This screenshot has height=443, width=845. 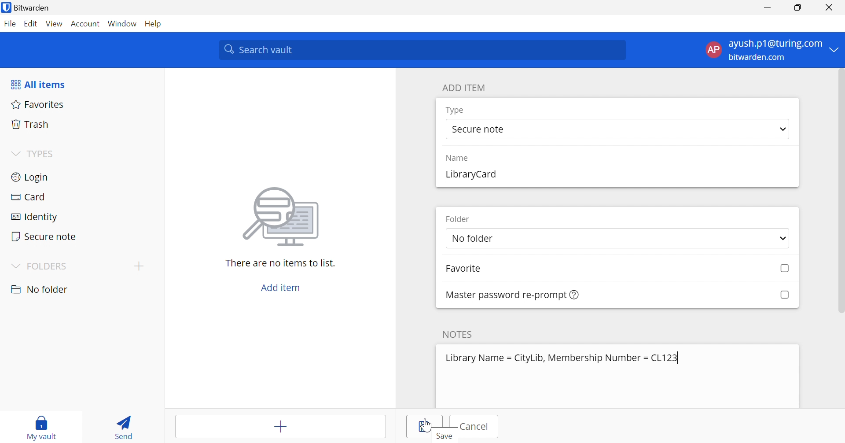 I want to click on ADD ITEM, so click(x=464, y=87).